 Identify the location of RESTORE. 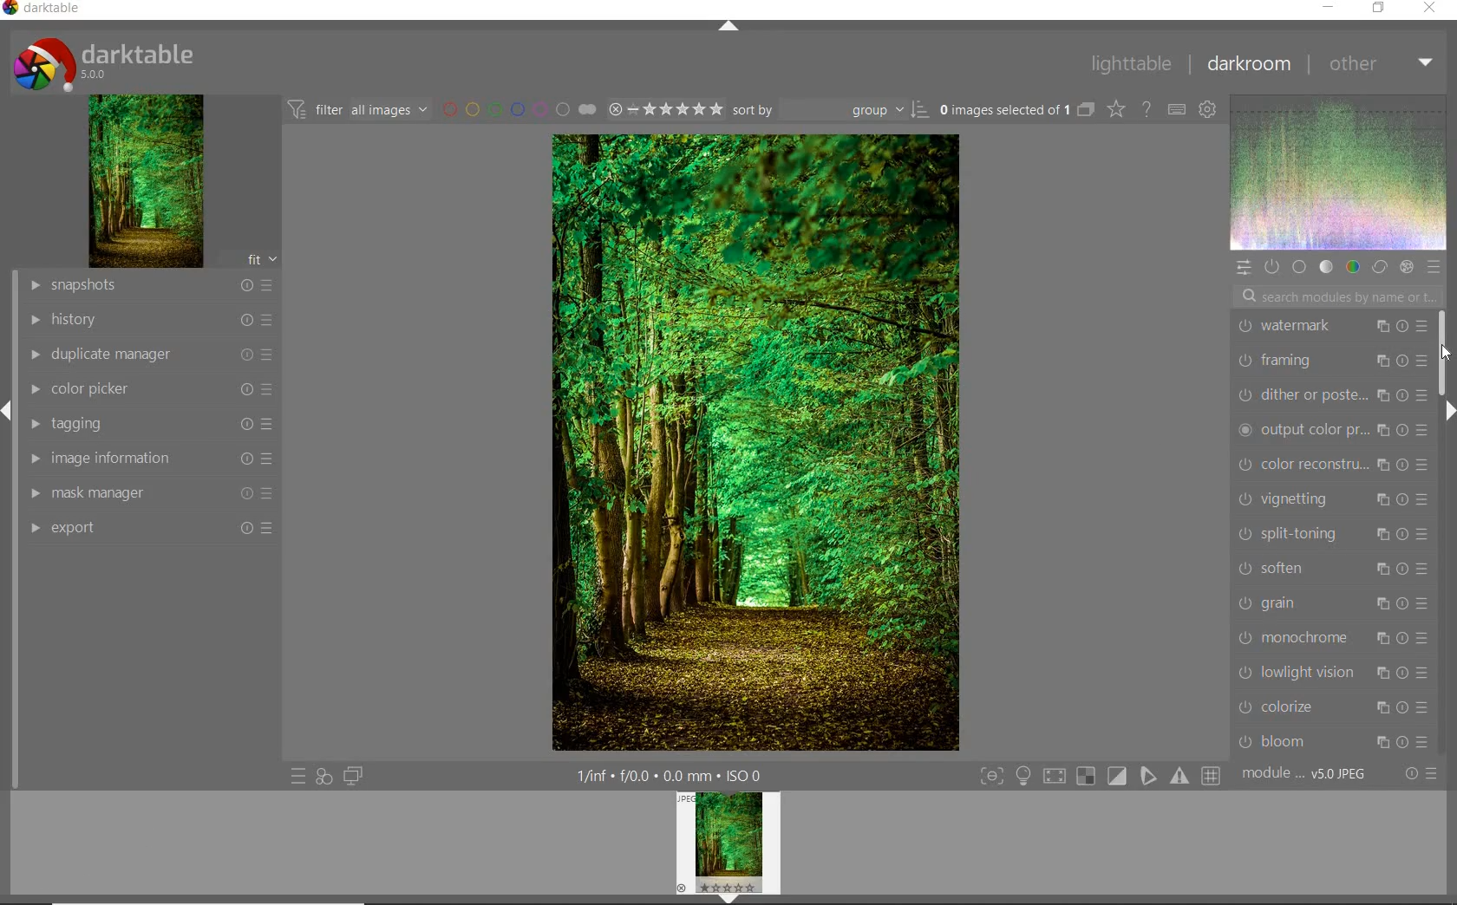
(1376, 9).